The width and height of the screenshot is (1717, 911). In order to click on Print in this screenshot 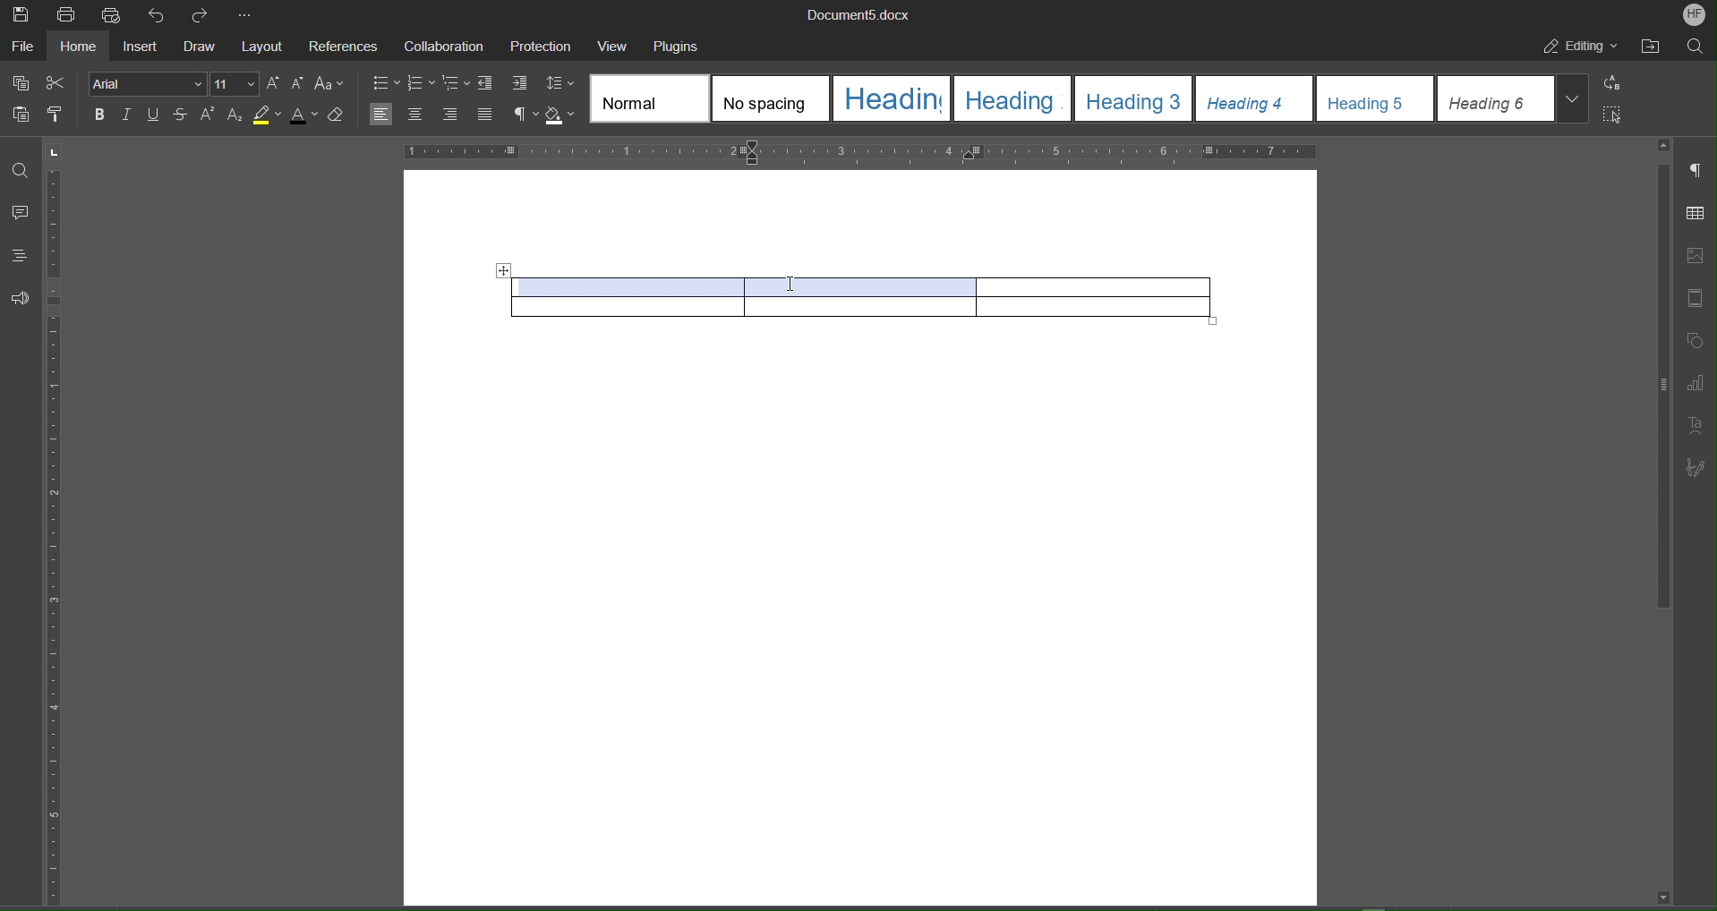, I will do `click(66, 15)`.